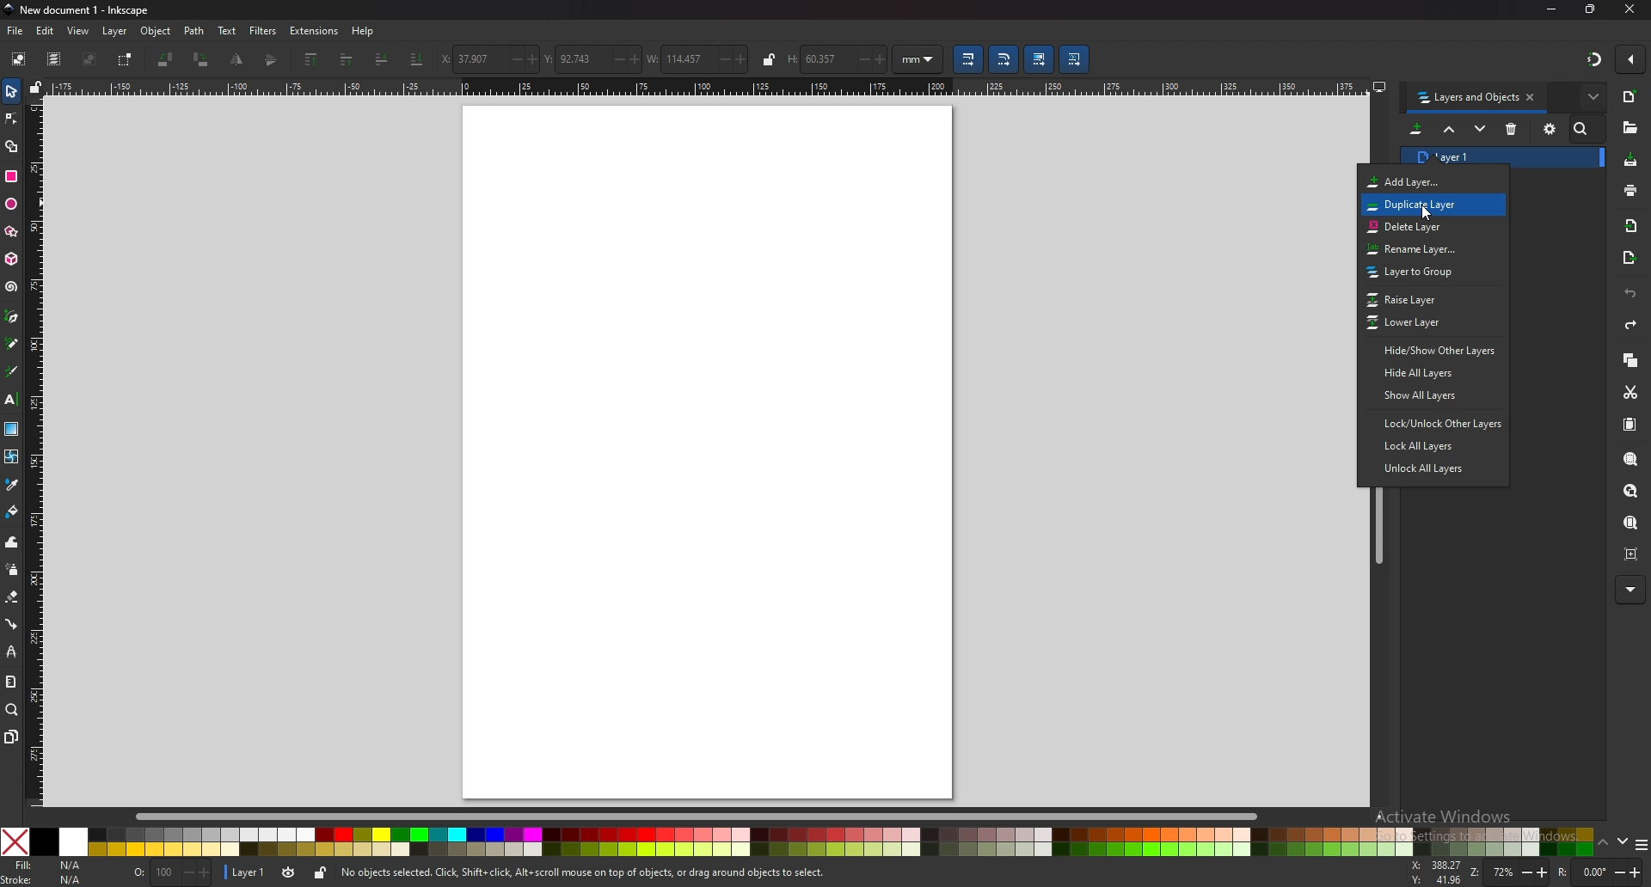  Describe the element at coordinates (1075, 59) in the screenshot. I see `move patterns` at that location.